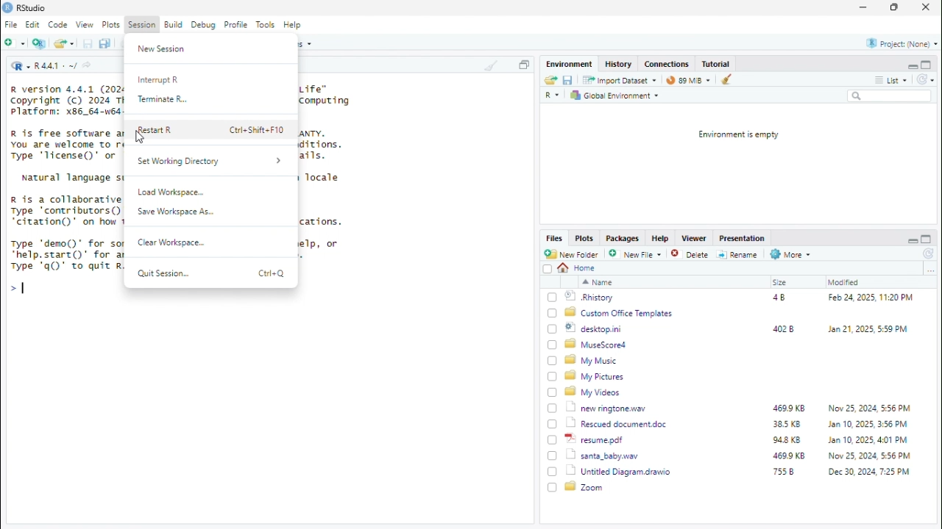 Image resolution: width=942 pixels, height=529 pixels. What do you see at coordinates (33, 24) in the screenshot?
I see `Edit` at bounding box center [33, 24].